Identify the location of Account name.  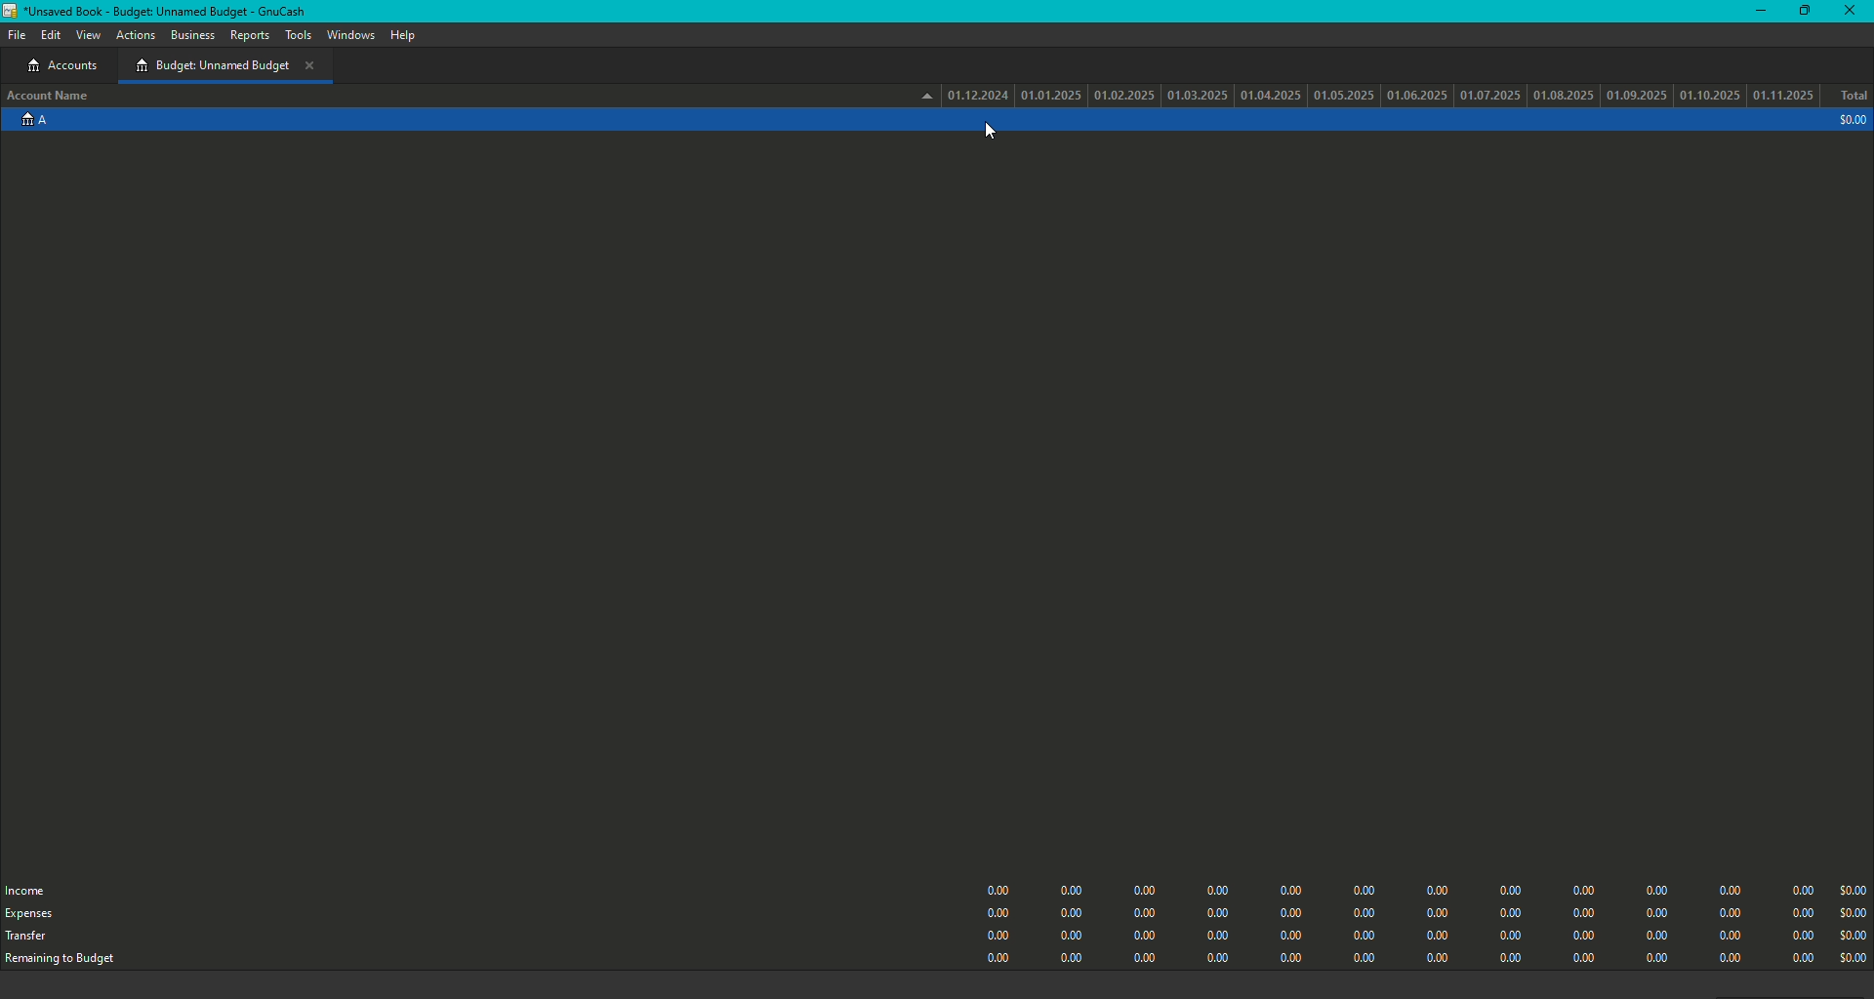
(51, 98).